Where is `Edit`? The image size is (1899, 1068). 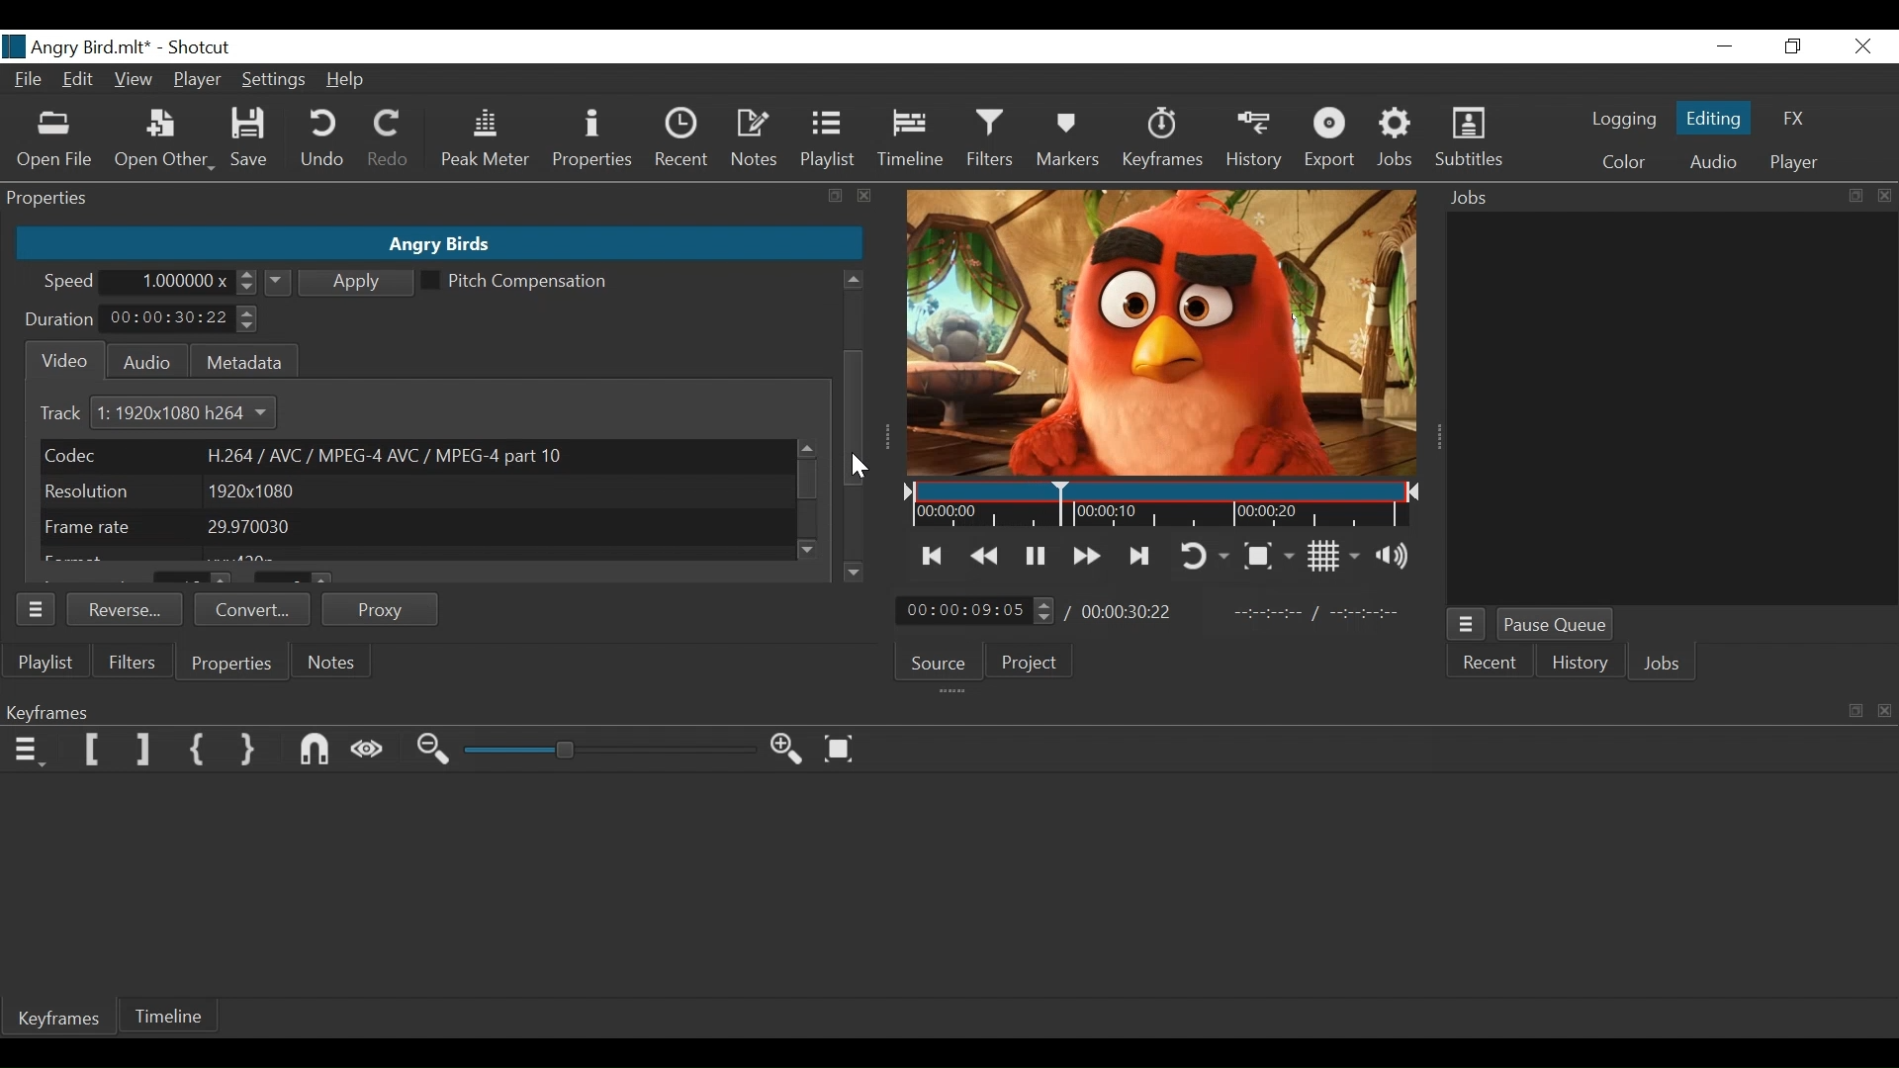 Edit is located at coordinates (78, 81).